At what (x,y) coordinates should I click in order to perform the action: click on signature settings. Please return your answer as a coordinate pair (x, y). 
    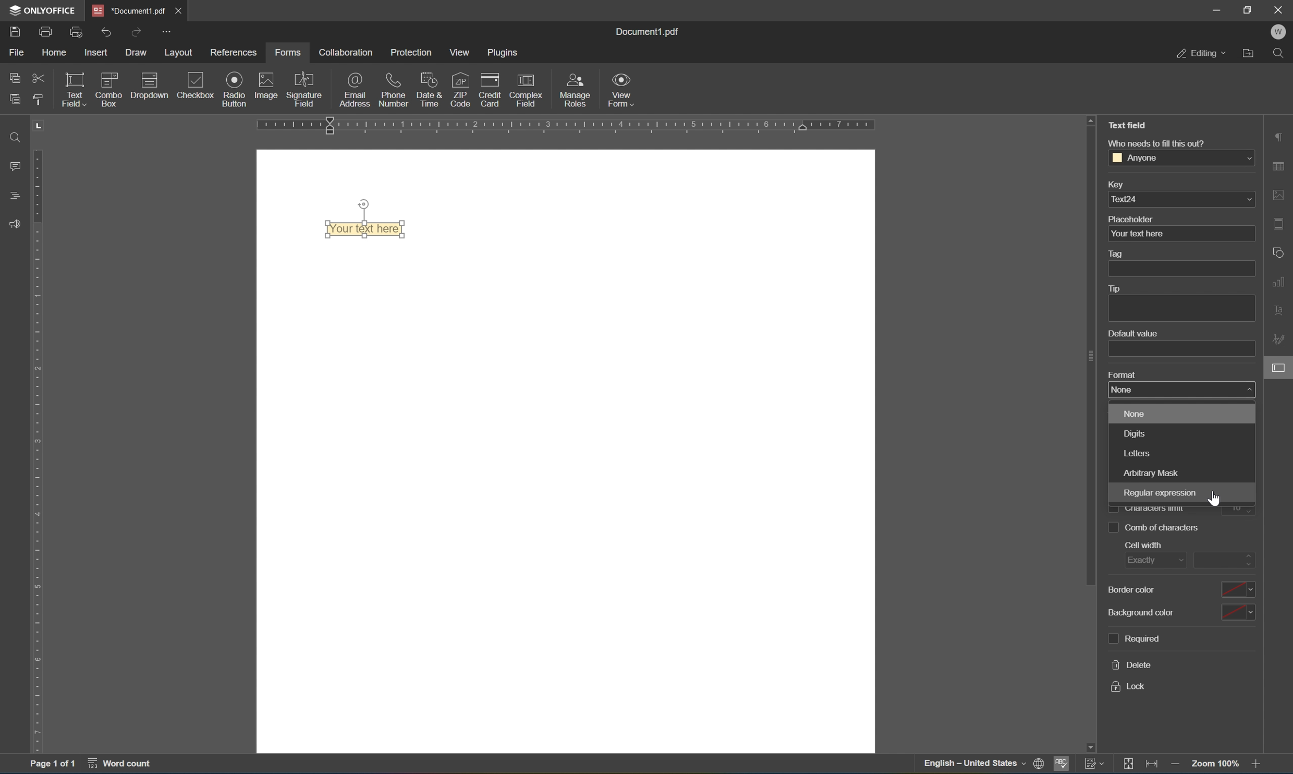
    Looking at the image, I should click on (1281, 339).